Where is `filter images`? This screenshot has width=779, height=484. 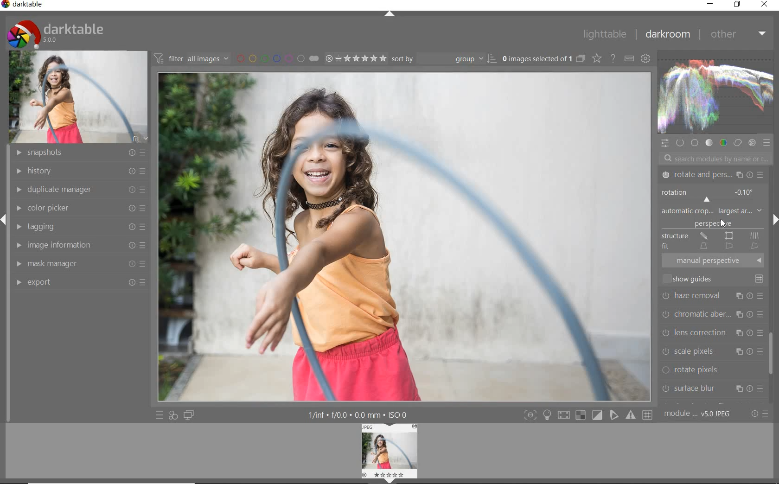 filter images is located at coordinates (191, 58).